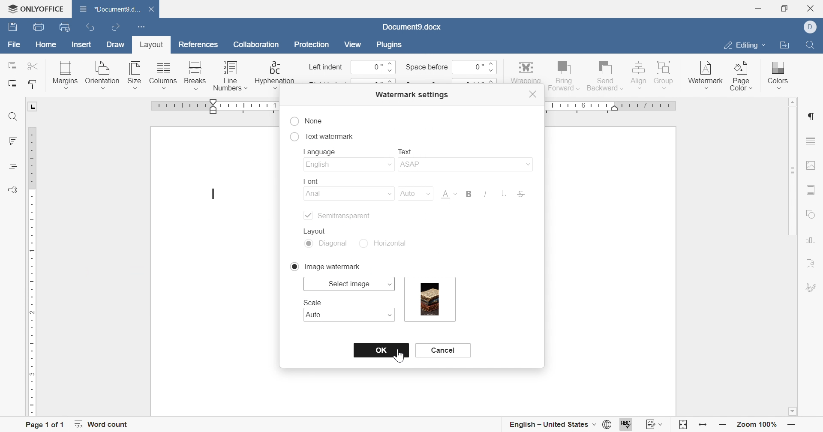  Describe the element at coordinates (430, 299) in the screenshot. I see `information watermark` at that location.